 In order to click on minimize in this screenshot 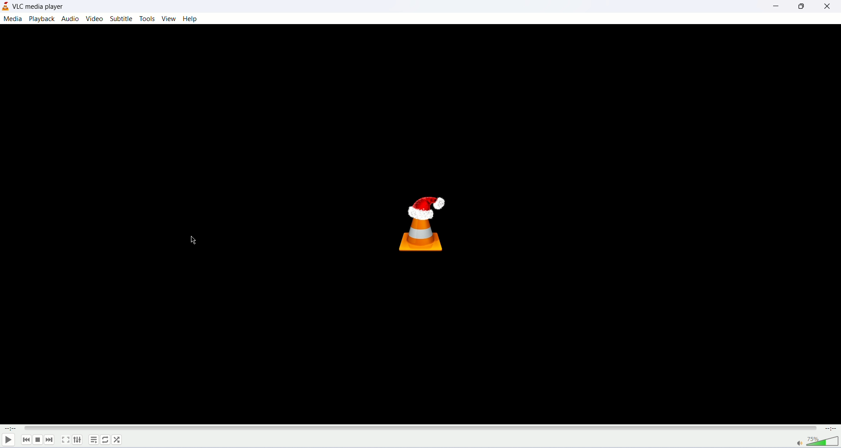, I will do `click(779, 5)`.